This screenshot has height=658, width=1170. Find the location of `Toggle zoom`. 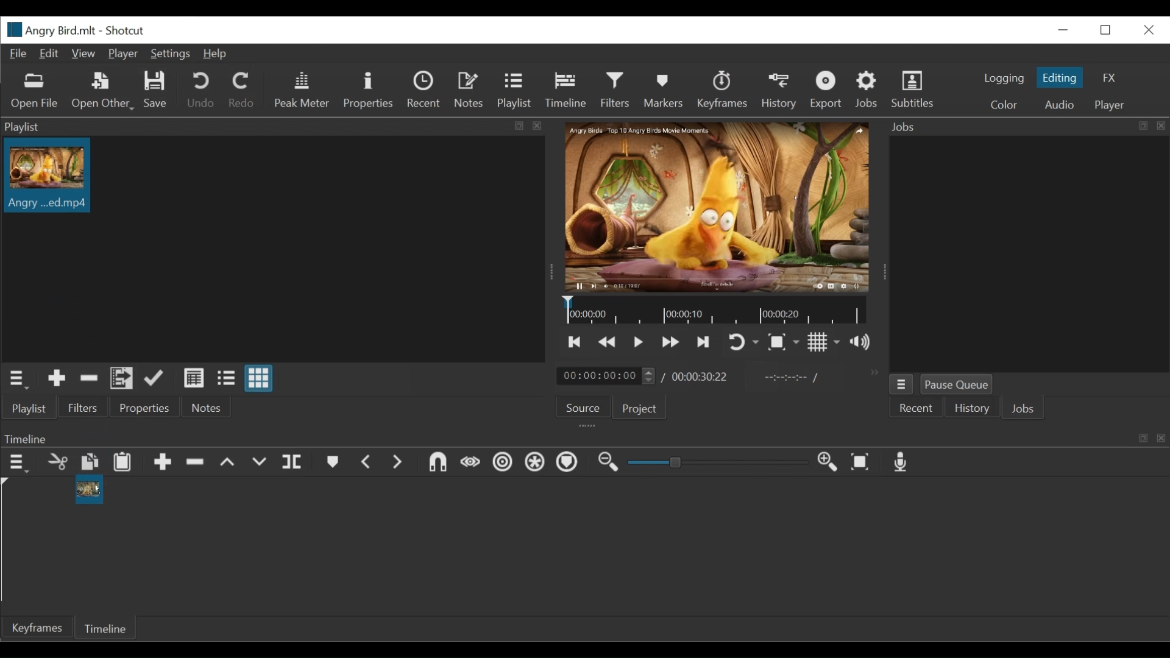

Toggle zoom is located at coordinates (783, 342).